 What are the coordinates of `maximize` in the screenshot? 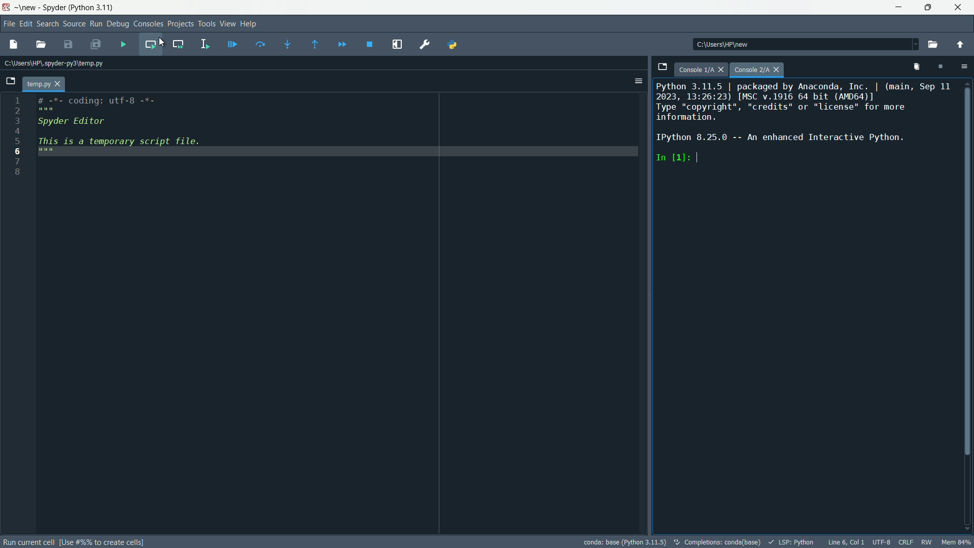 It's located at (926, 8).